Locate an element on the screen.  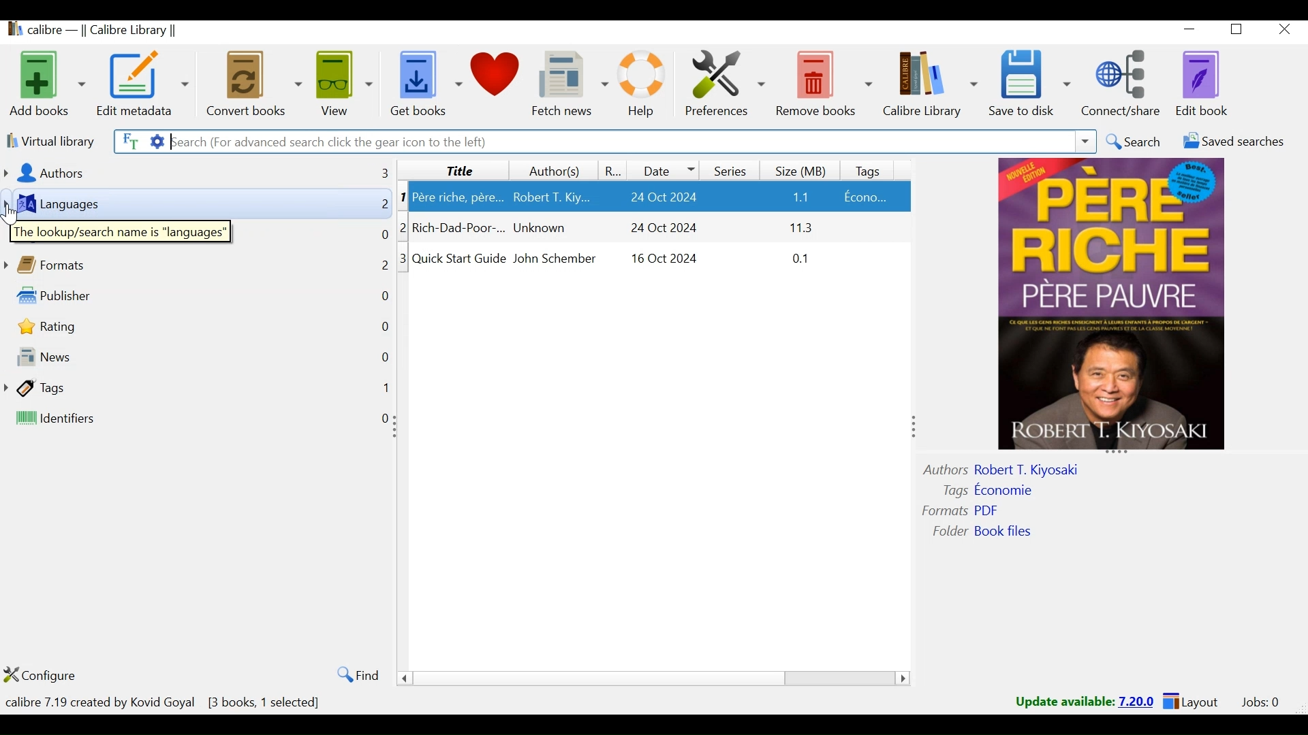
$5)
Sa
PERE PAUVRE
ROBERT Ny KIYOSAKI is located at coordinates (1117, 308).